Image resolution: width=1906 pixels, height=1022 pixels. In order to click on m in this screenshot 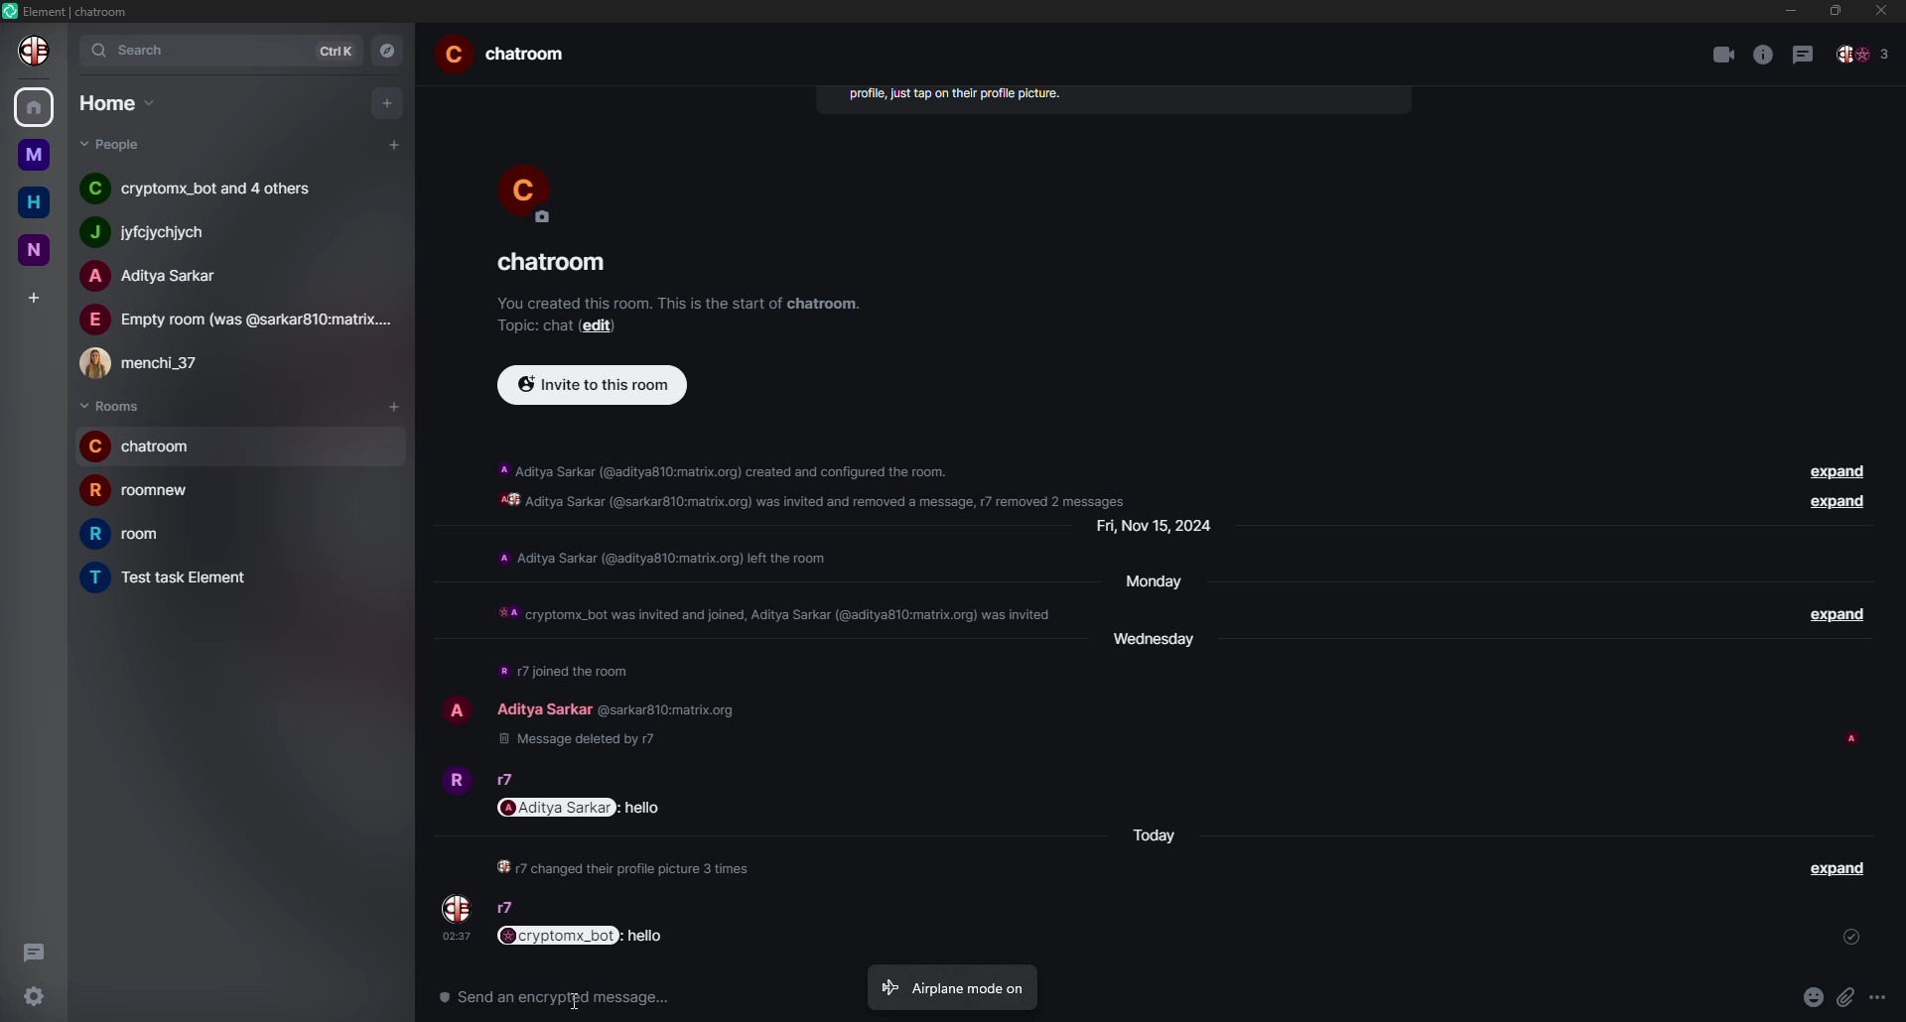, I will do `click(32, 154)`.